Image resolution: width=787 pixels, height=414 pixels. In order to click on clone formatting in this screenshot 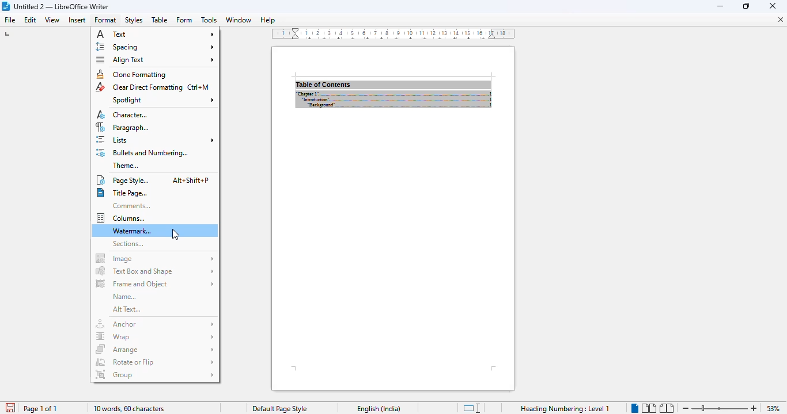, I will do `click(133, 74)`.